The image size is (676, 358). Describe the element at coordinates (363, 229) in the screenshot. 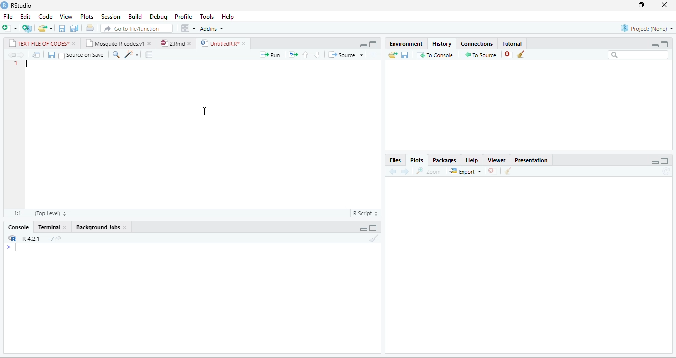

I see `minimize` at that location.